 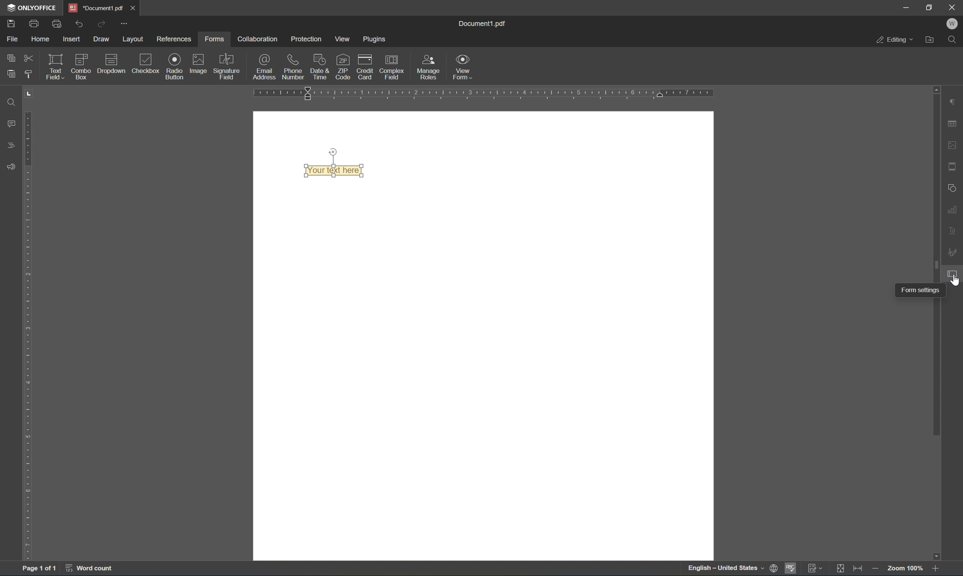 What do you see at coordinates (480, 92) in the screenshot?
I see `ruler` at bounding box center [480, 92].